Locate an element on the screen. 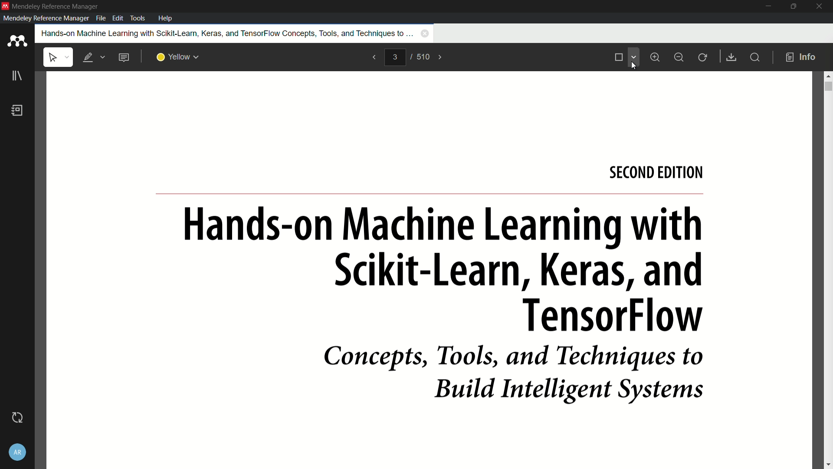 Image resolution: width=833 pixels, height=469 pixels. scroll bar is located at coordinates (828, 85).